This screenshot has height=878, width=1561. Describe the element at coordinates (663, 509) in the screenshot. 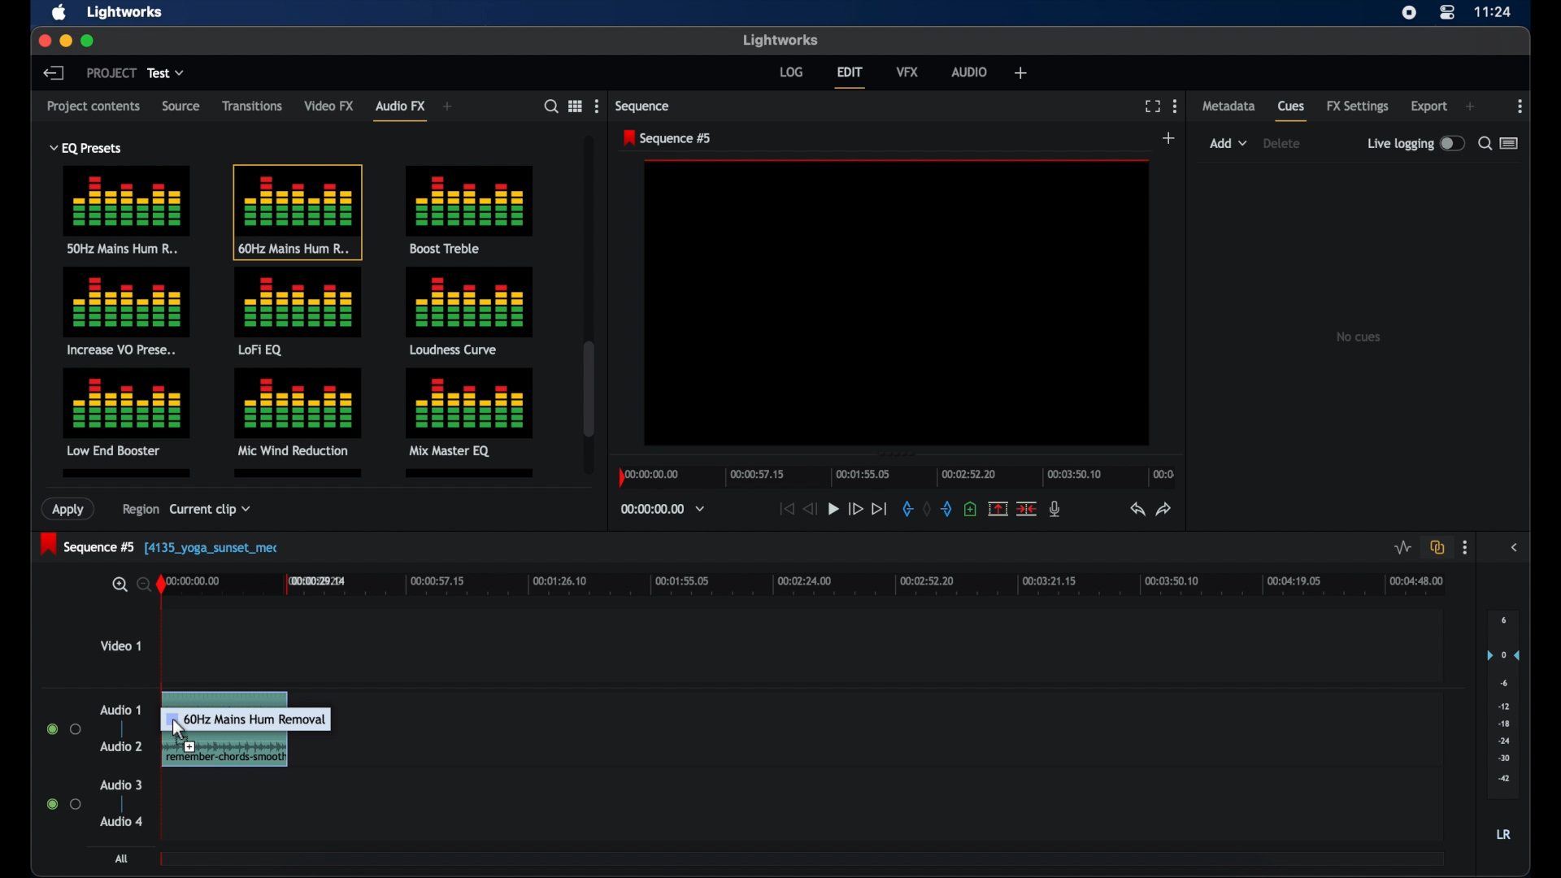

I see `timecodes and reels` at that location.